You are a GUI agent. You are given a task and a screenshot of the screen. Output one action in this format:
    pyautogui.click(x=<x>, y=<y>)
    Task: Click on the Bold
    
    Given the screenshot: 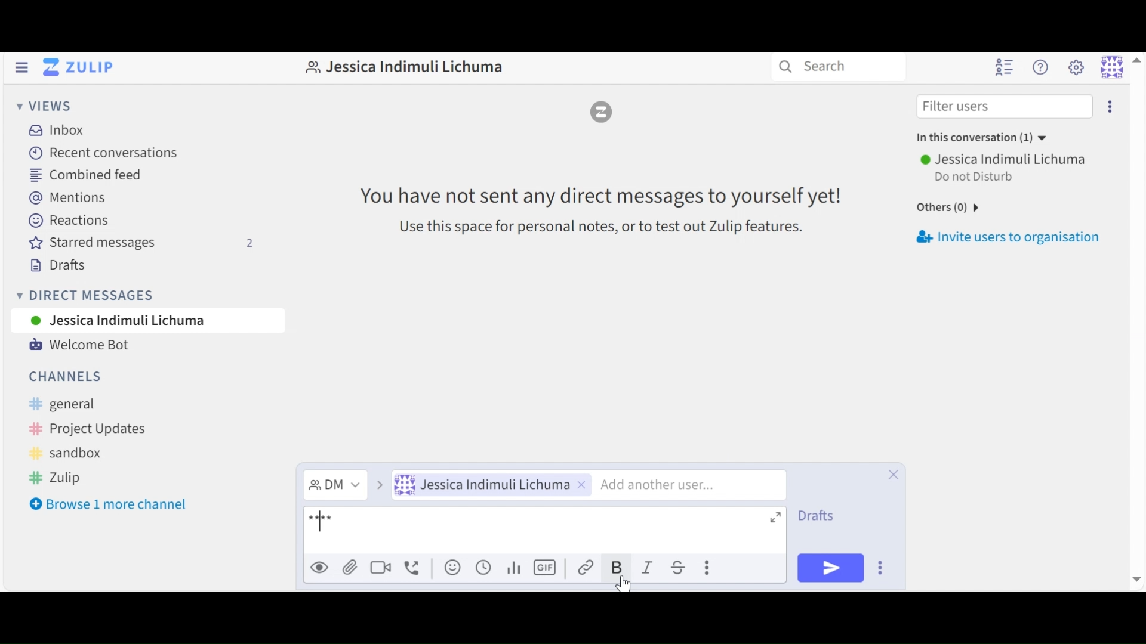 What is the action you would take?
    pyautogui.click(x=618, y=567)
    